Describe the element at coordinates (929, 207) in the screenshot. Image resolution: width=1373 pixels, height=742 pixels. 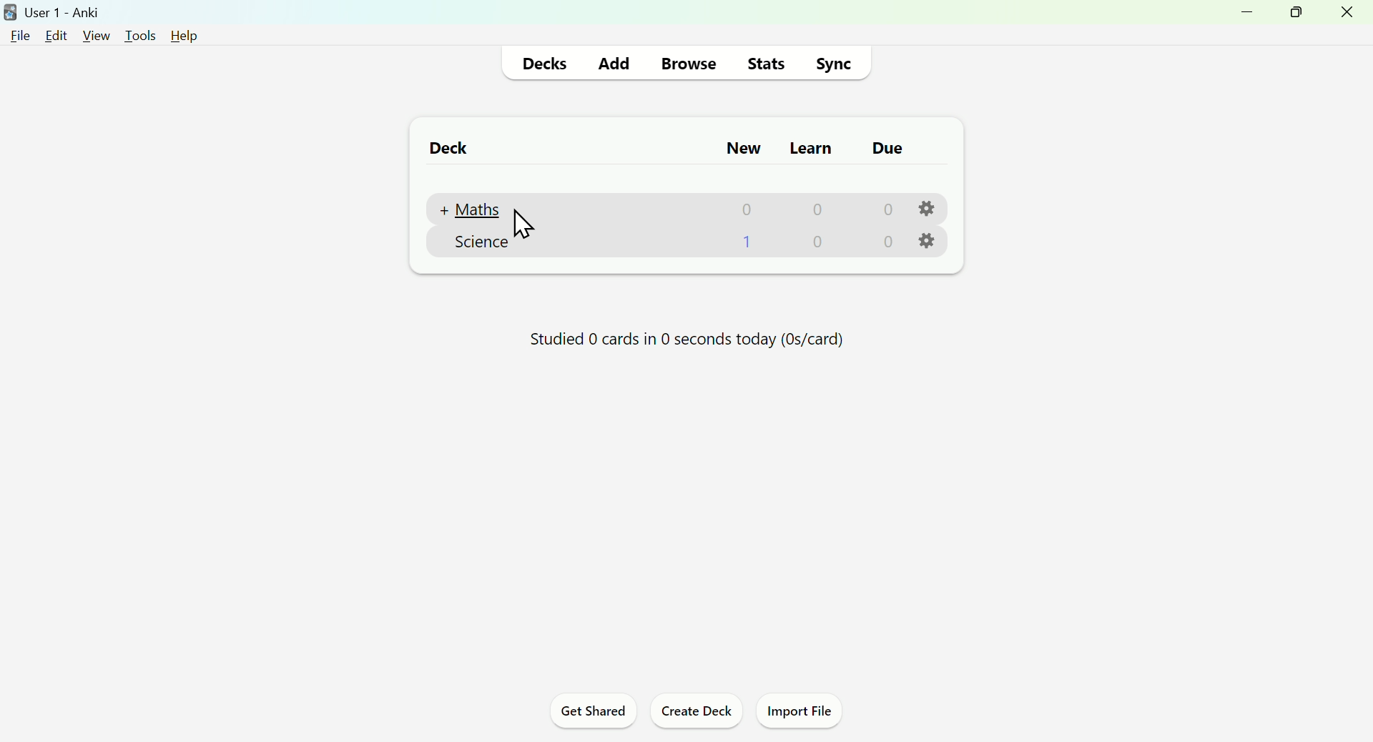
I see `settings` at that location.